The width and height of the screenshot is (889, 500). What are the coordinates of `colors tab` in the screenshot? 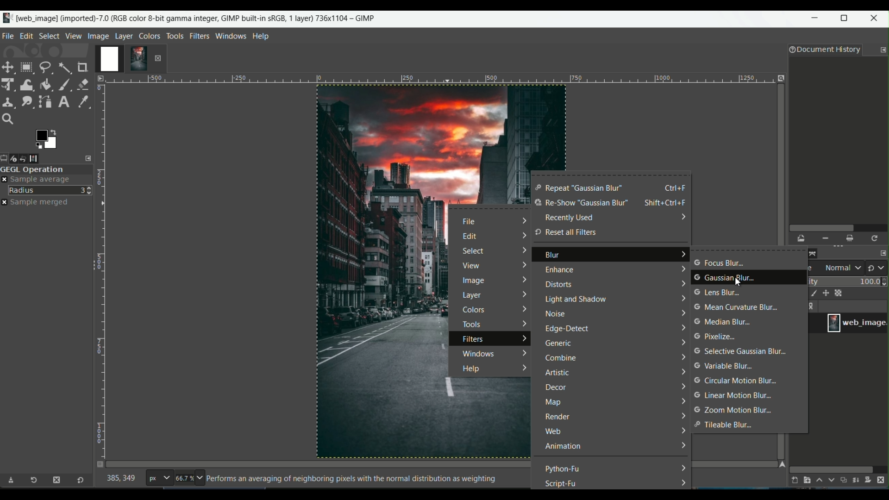 It's located at (150, 35).